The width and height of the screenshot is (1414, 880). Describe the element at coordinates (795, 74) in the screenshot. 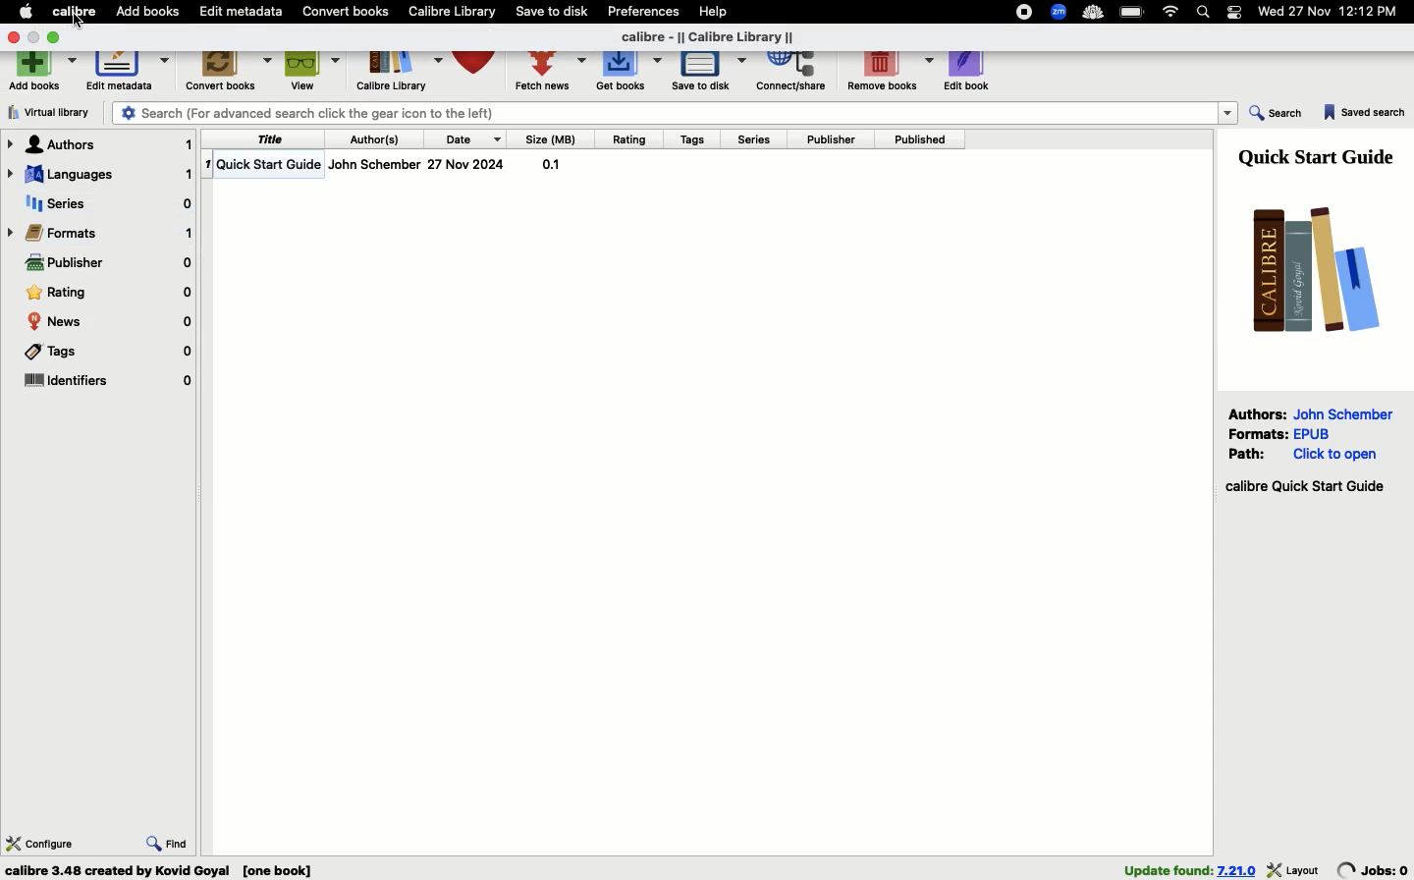

I see `Correct, share` at that location.